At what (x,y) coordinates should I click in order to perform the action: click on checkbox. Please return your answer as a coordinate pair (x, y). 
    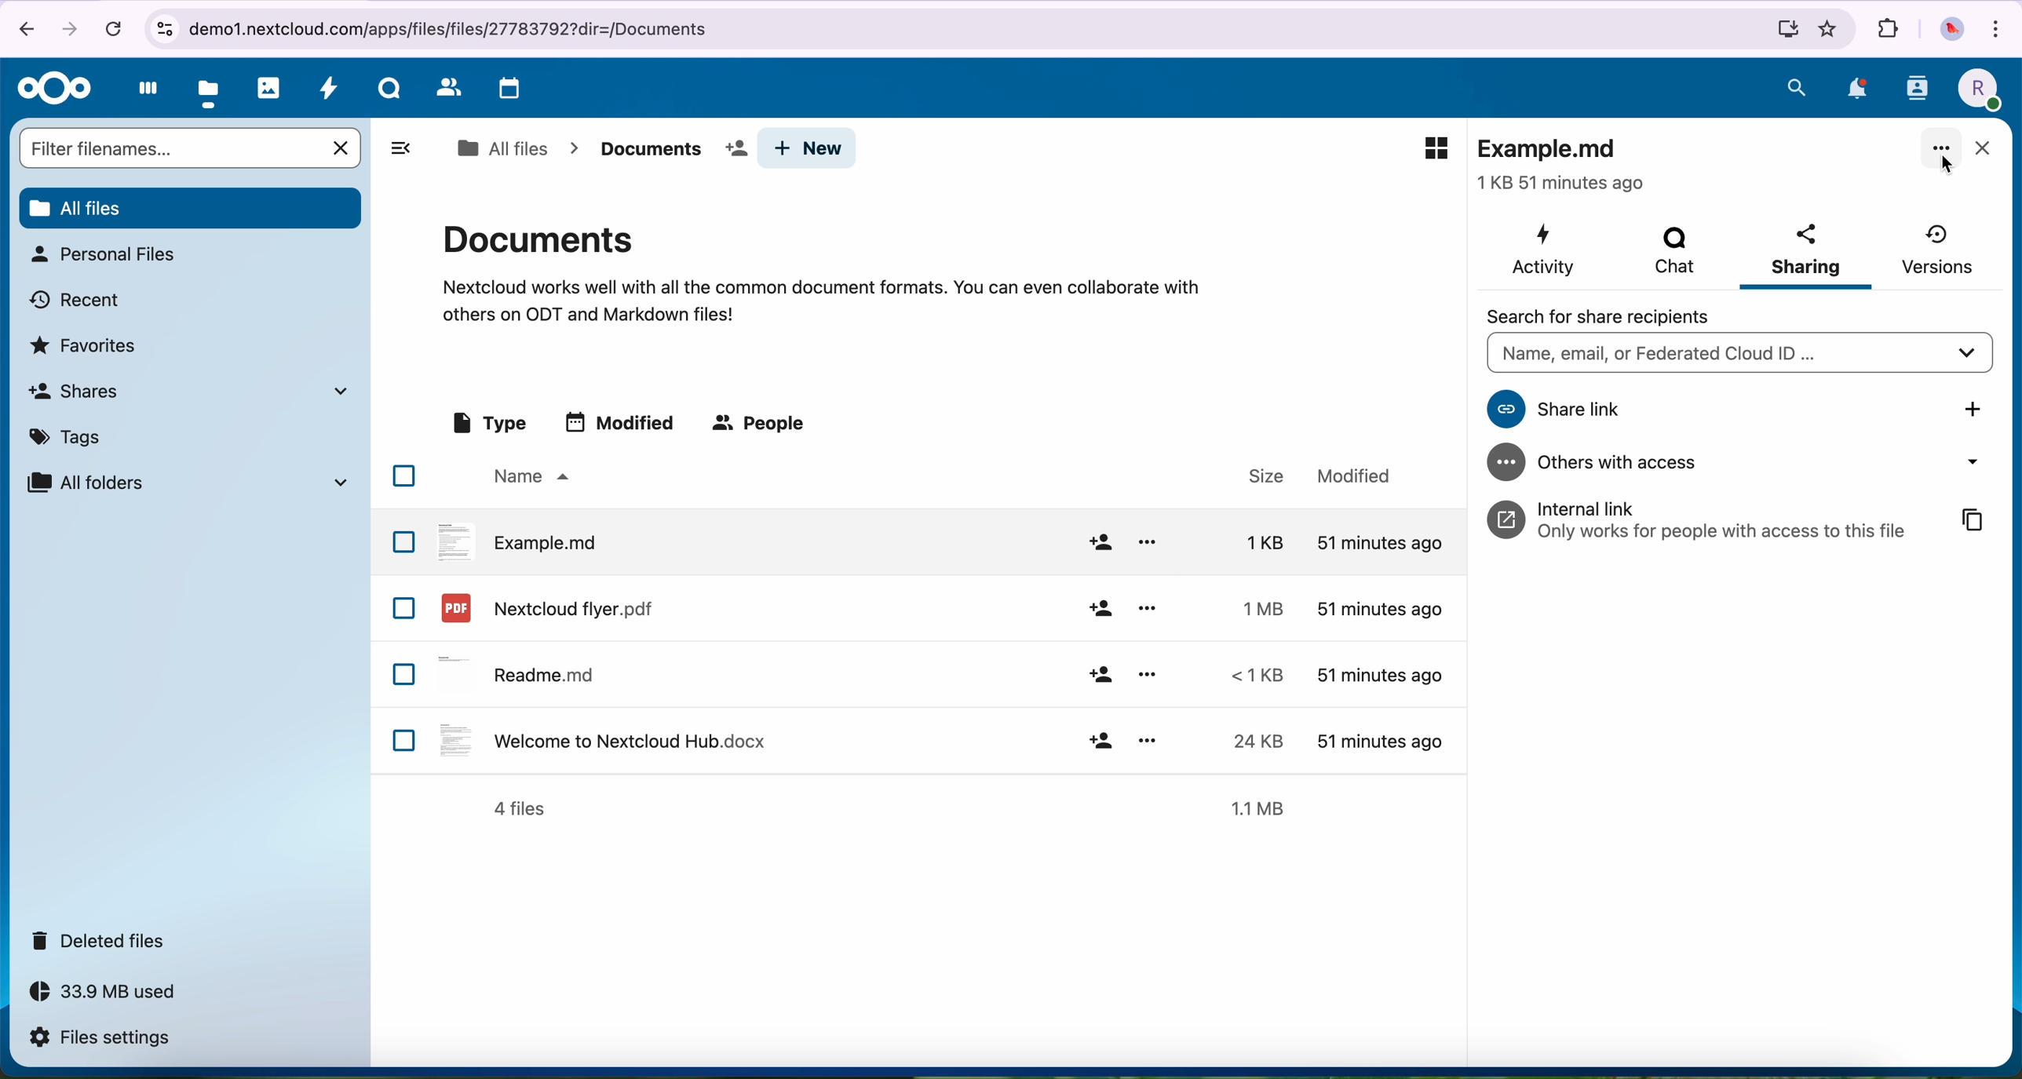
    Looking at the image, I should click on (404, 476).